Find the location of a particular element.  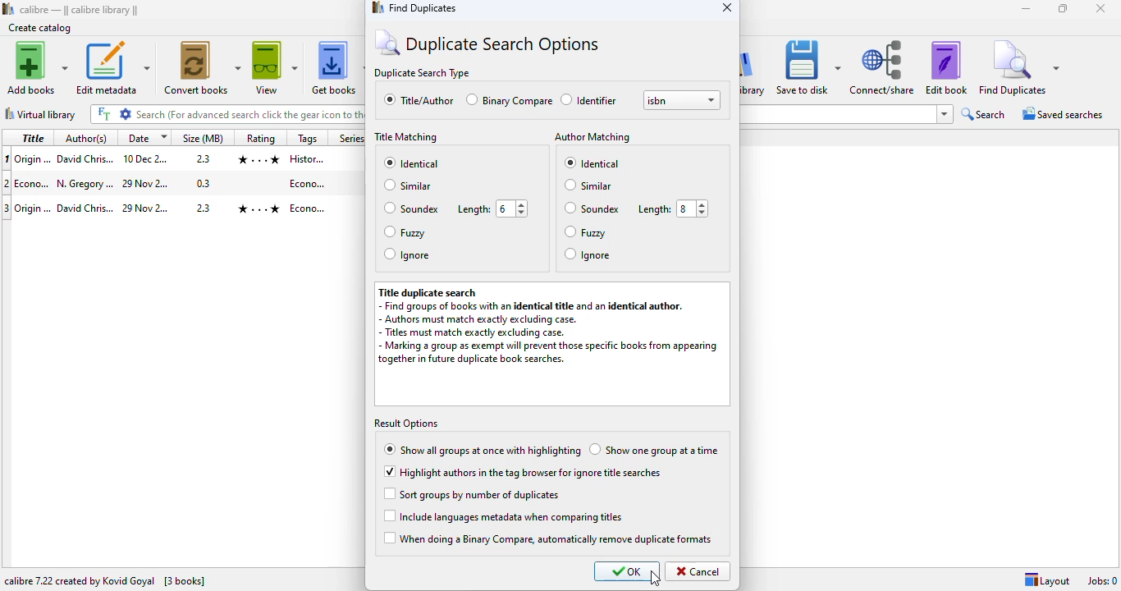

Layout is located at coordinates (1044, 580).